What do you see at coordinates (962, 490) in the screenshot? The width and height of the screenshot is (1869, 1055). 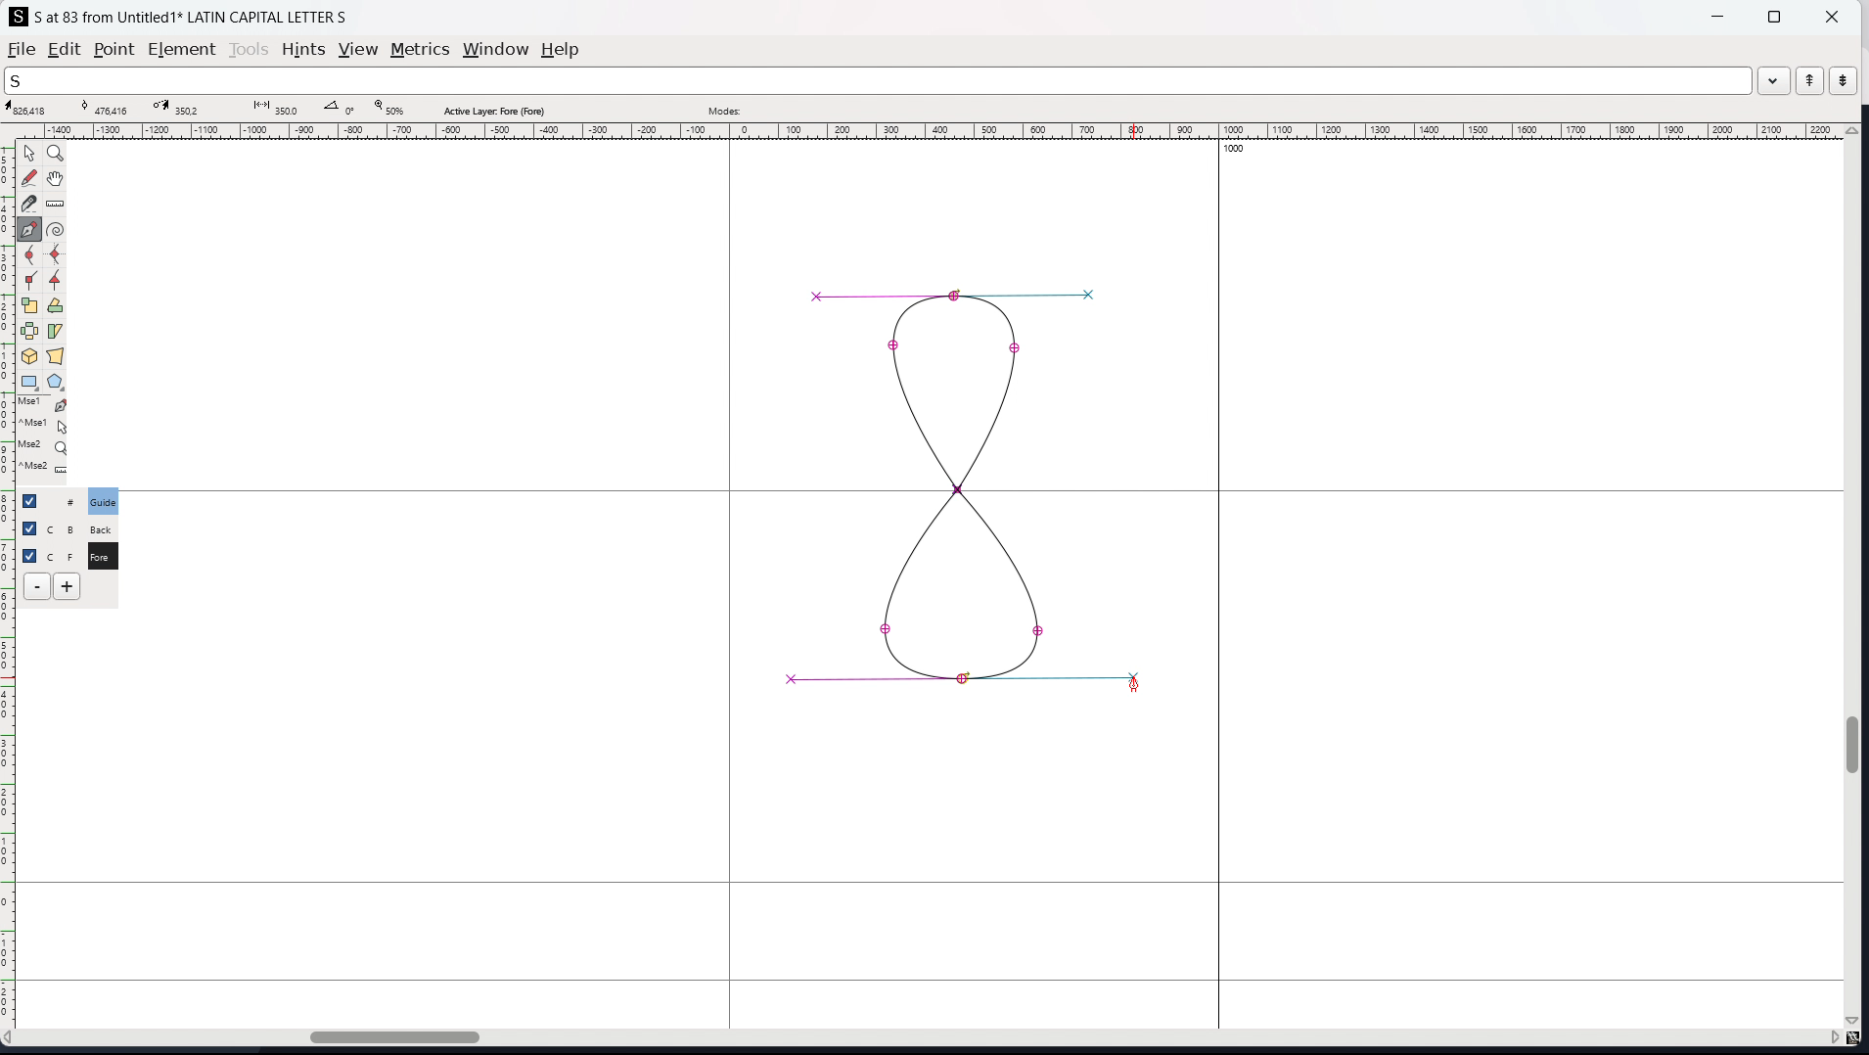 I see `drawing updated` at bounding box center [962, 490].